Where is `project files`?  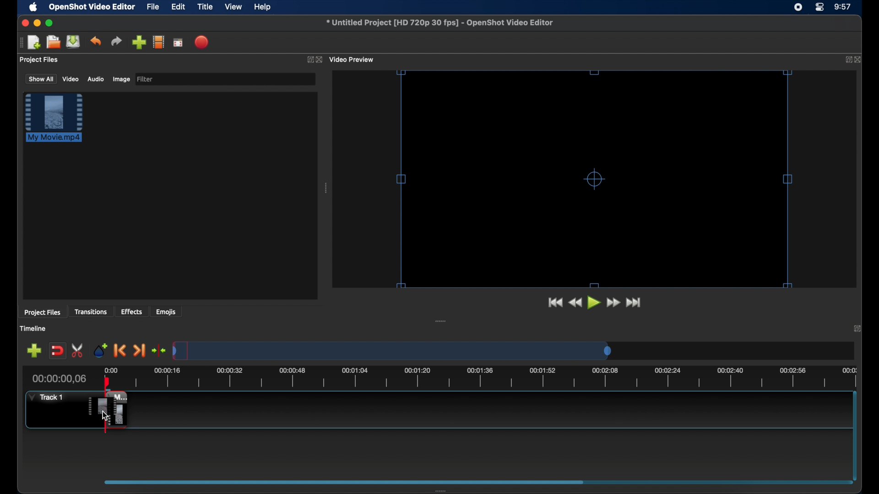
project files is located at coordinates (40, 60).